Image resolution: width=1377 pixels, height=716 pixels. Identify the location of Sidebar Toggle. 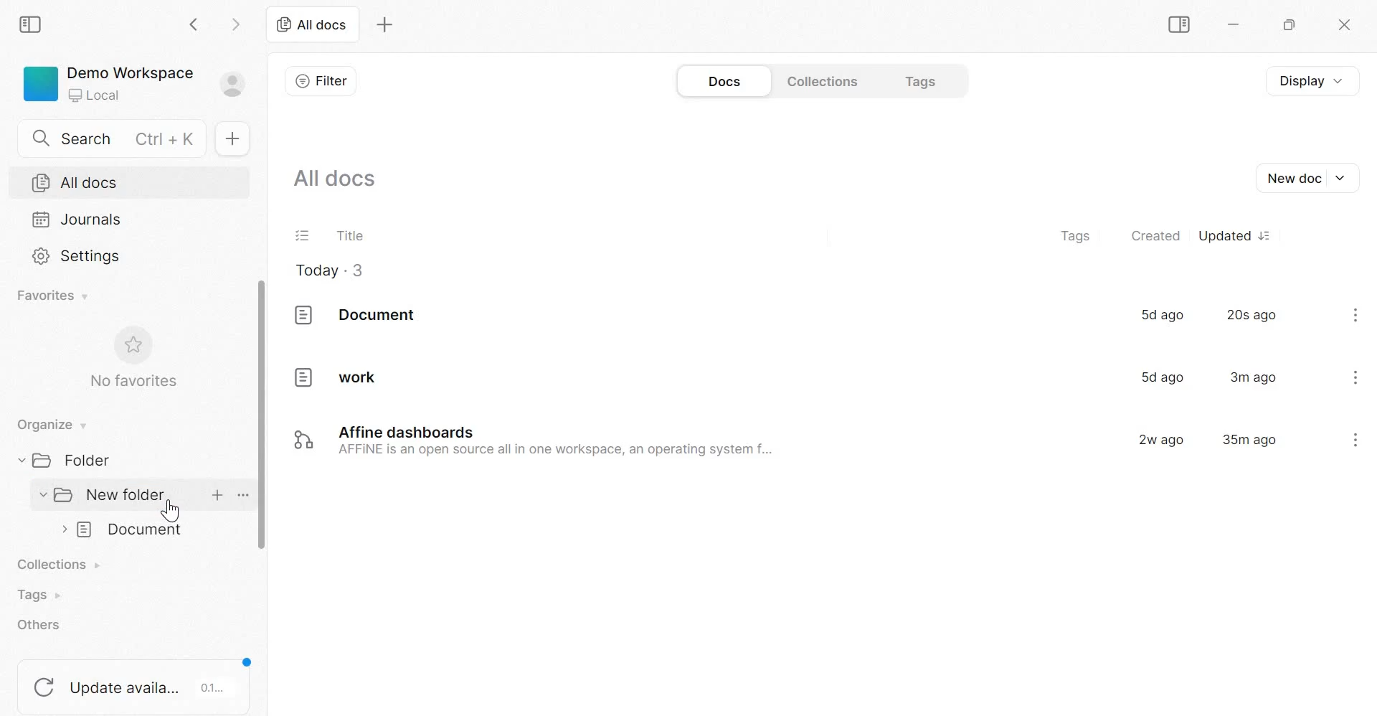
(1178, 24).